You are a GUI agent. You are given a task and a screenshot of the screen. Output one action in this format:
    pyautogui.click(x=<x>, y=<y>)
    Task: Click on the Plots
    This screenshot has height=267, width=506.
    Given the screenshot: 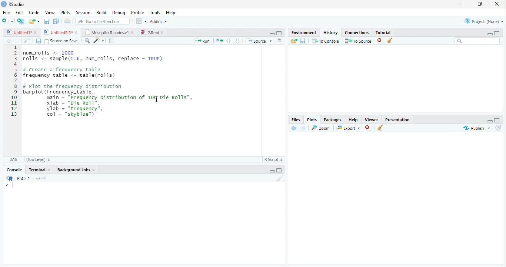 What is the action you would take?
    pyautogui.click(x=312, y=119)
    